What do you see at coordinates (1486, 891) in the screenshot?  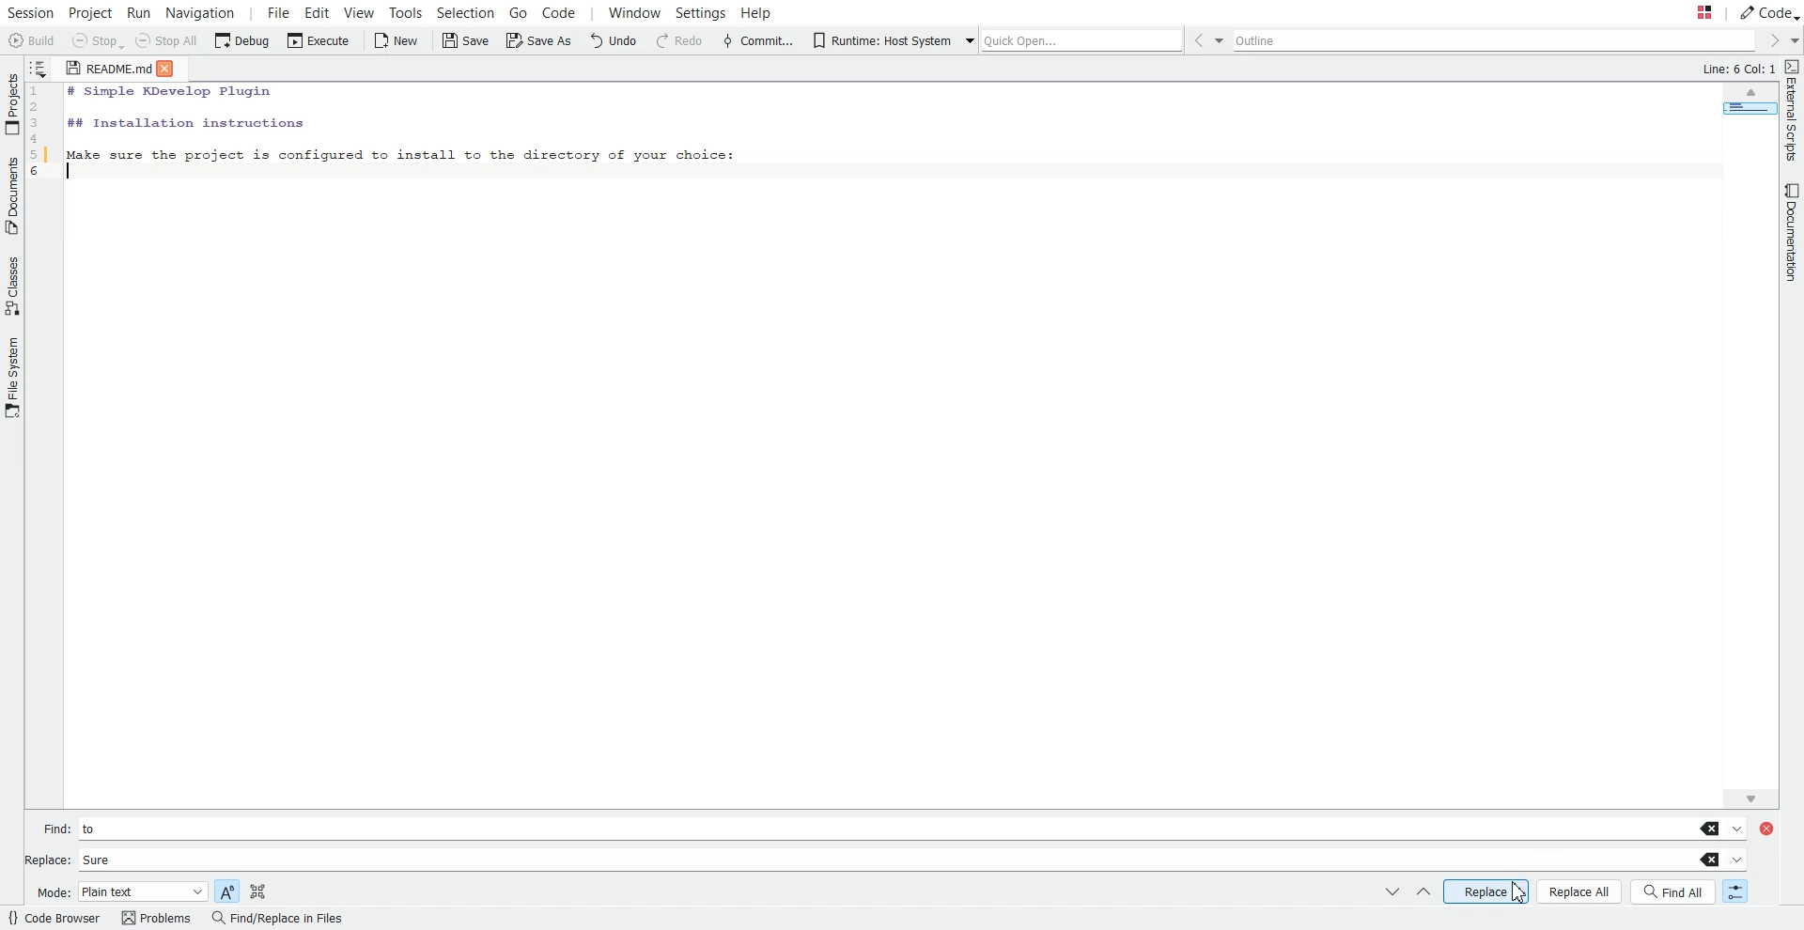 I see `Replace` at bounding box center [1486, 891].